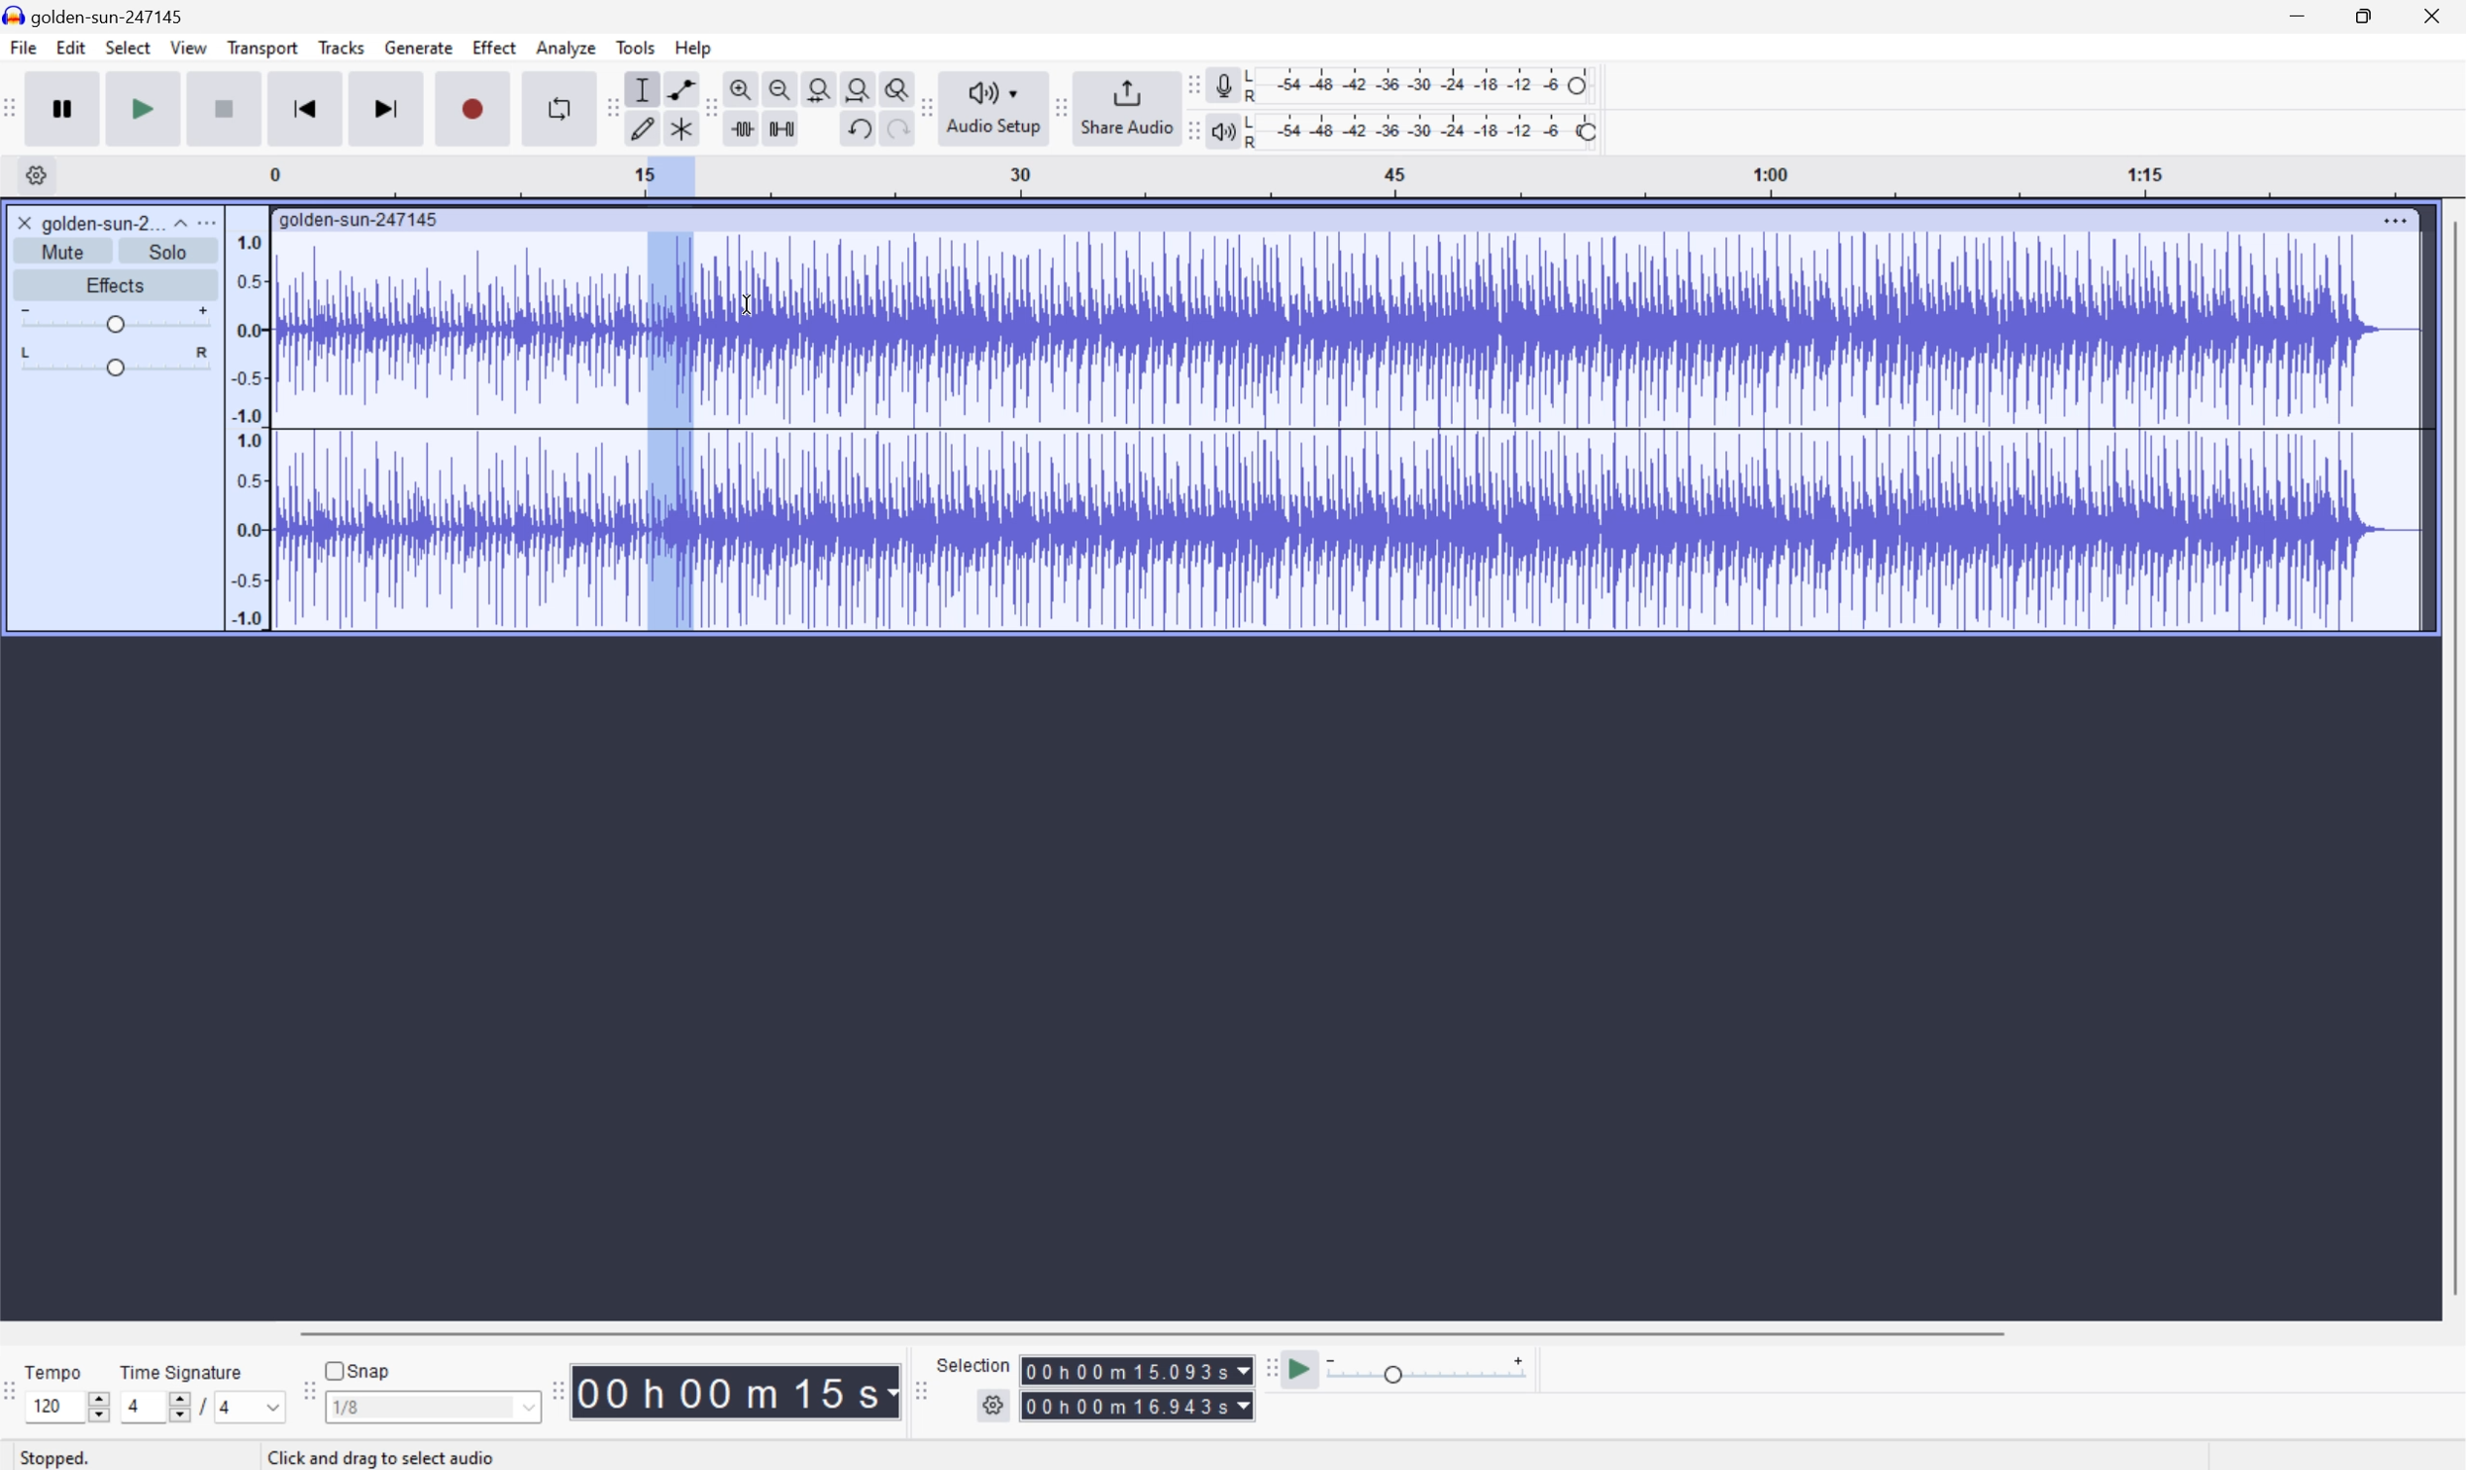 The image size is (2466, 1470). Describe the element at coordinates (304, 1398) in the screenshot. I see `Audacity Snapping toolbar` at that location.